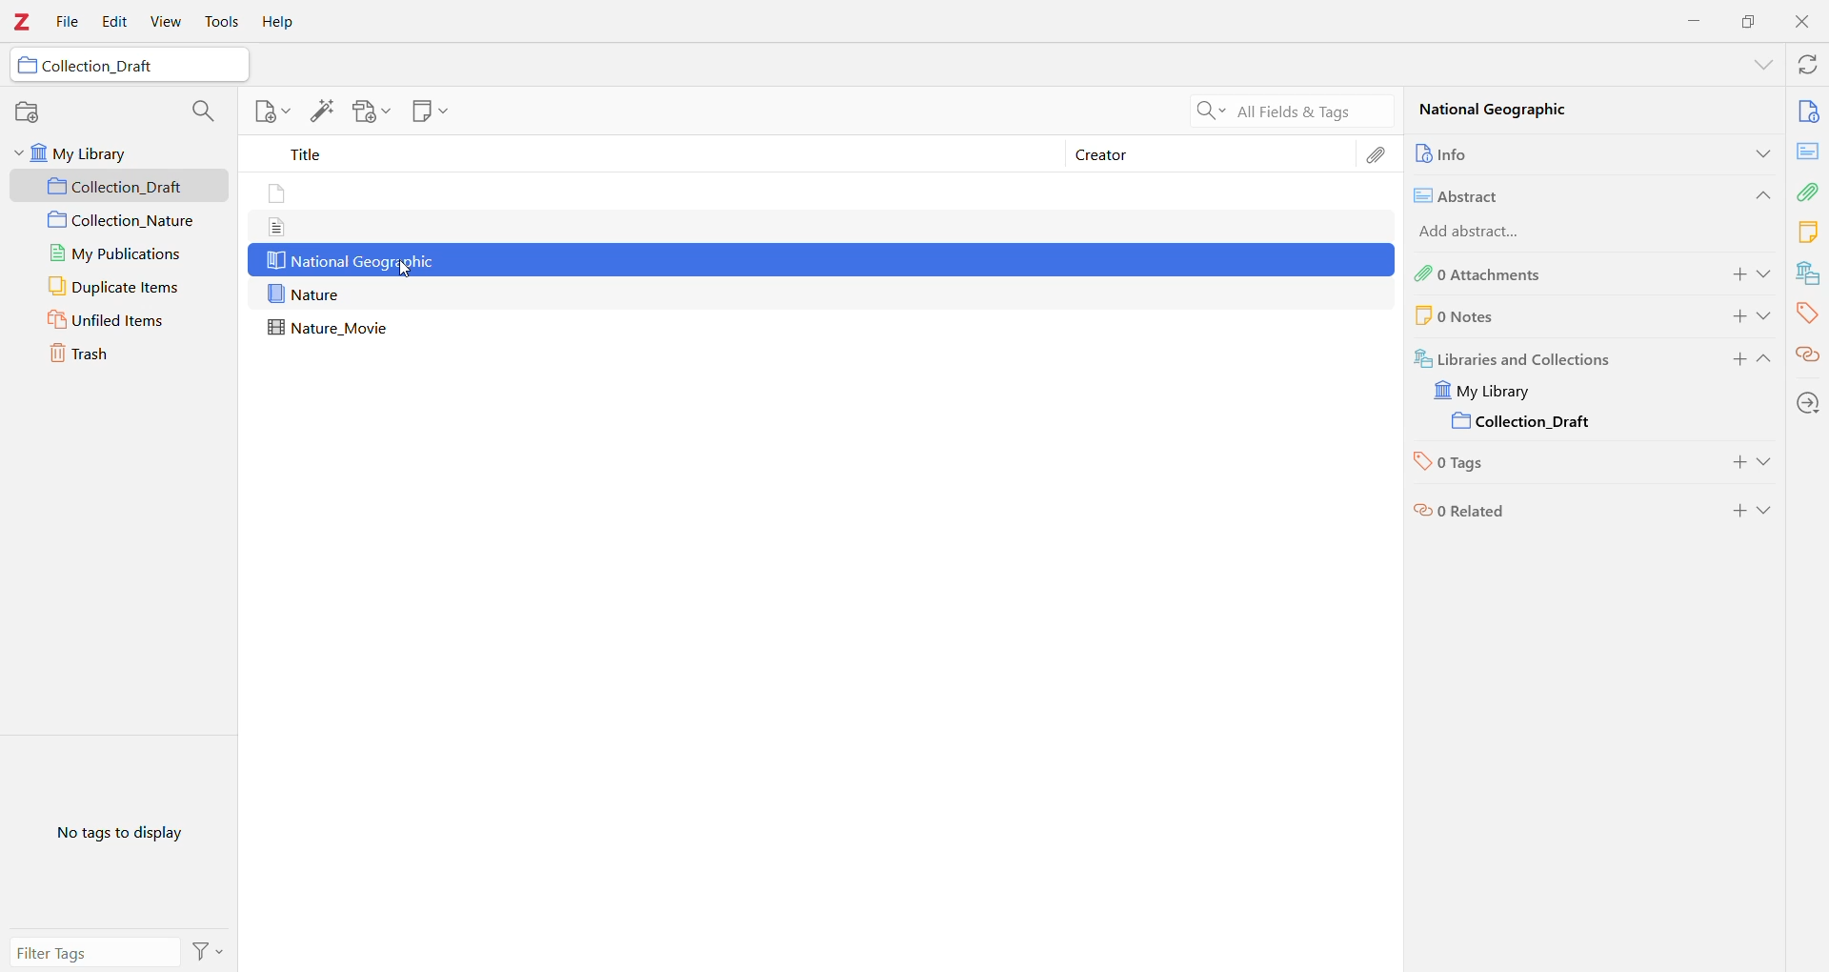 The image size is (1829, 972). What do you see at coordinates (119, 287) in the screenshot?
I see `Duplicate Items` at bounding box center [119, 287].